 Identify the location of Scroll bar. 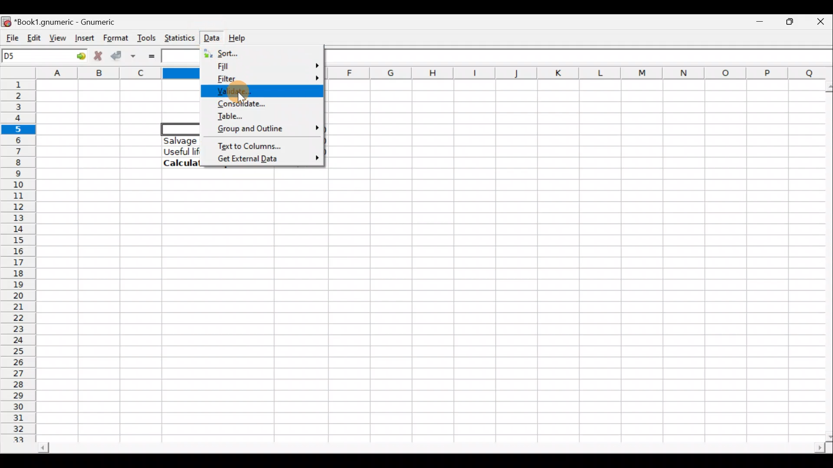
(823, 260).